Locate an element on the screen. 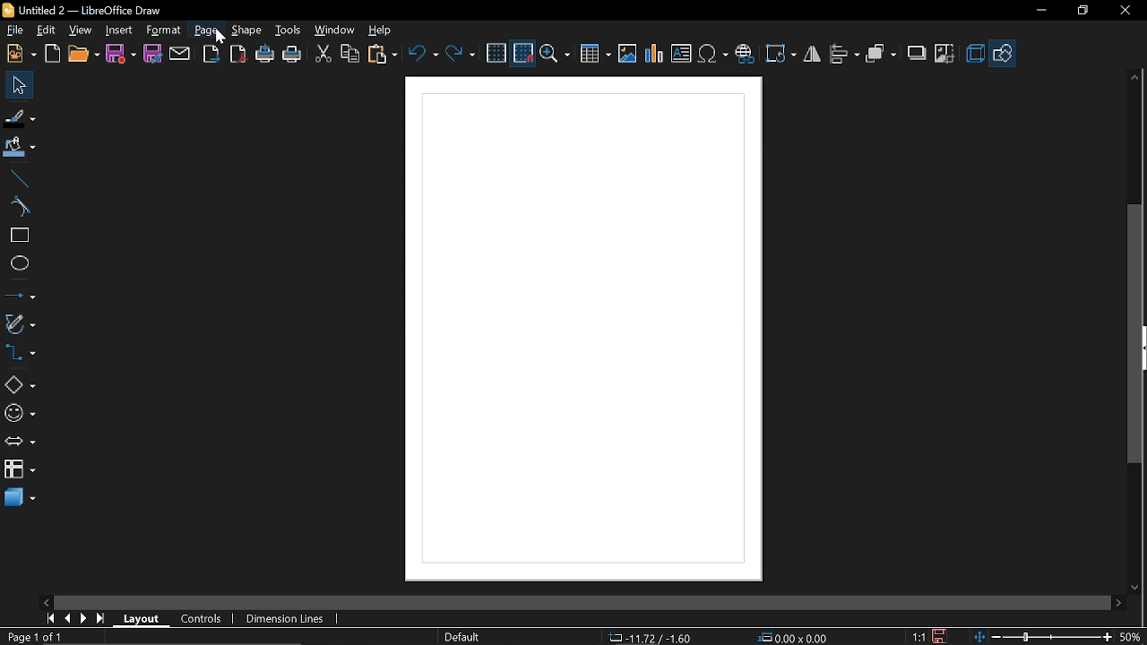 The width and height of the screenshot is (1147, 645). Lines and arrows is located at coordinates (19, 295).